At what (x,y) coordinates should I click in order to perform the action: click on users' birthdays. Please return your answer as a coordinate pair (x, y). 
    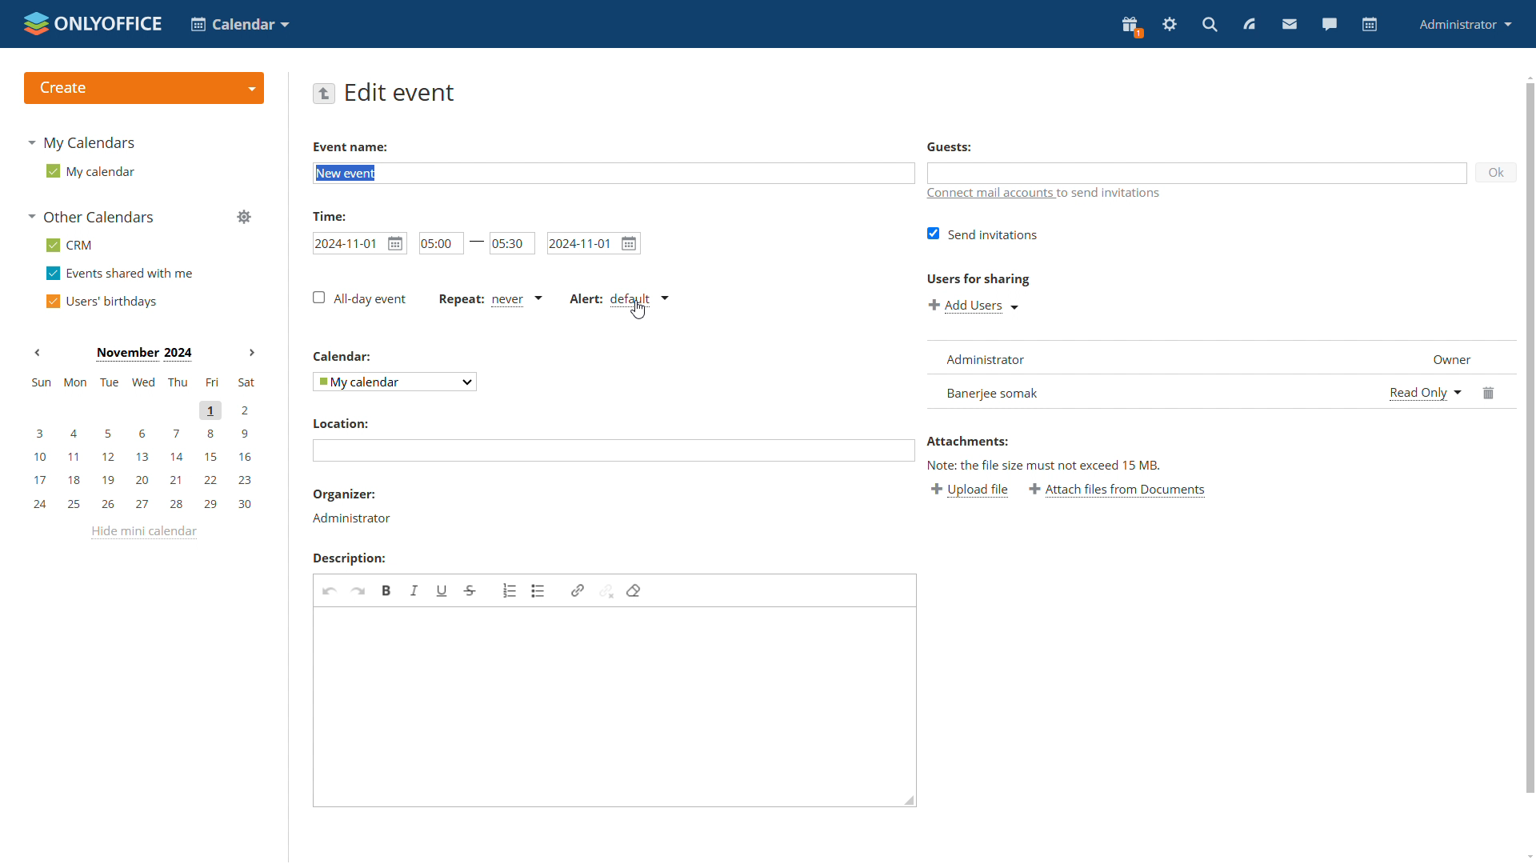
    Looking at the image, I should click on (105, 302).